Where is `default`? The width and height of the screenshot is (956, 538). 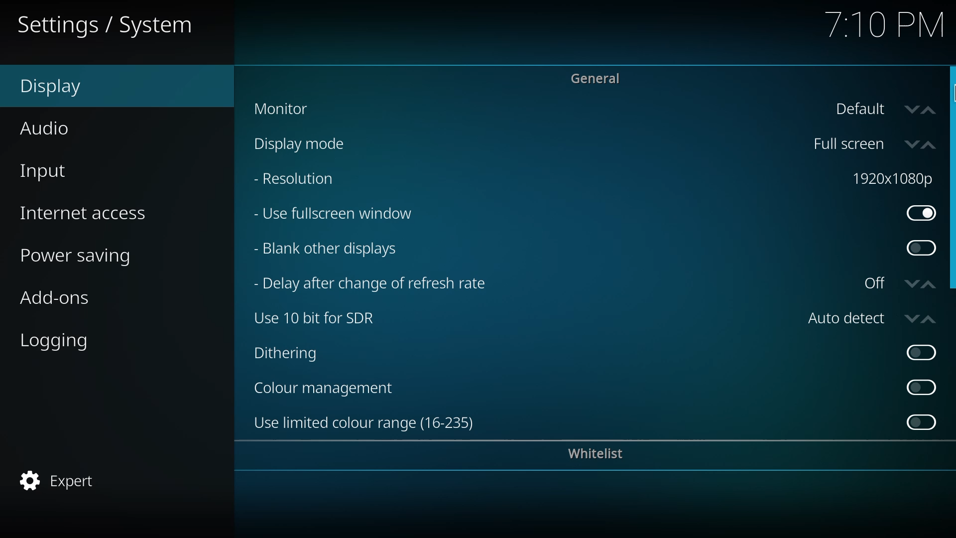 default is located at coordinates (891, 109).